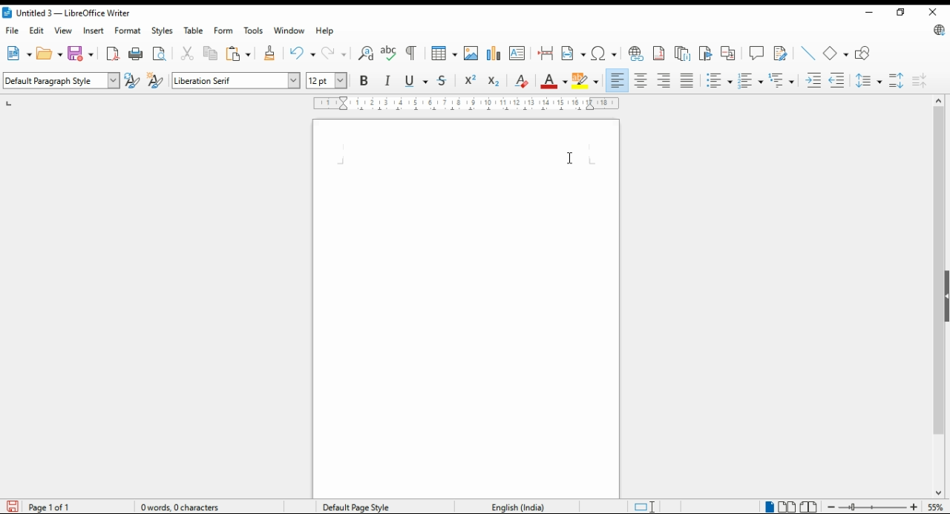 The width and height of the screenshot is (950, 514). Describe the element at coordinates (646, 507) in the screenshot. I see `toggle cursor` at that location.